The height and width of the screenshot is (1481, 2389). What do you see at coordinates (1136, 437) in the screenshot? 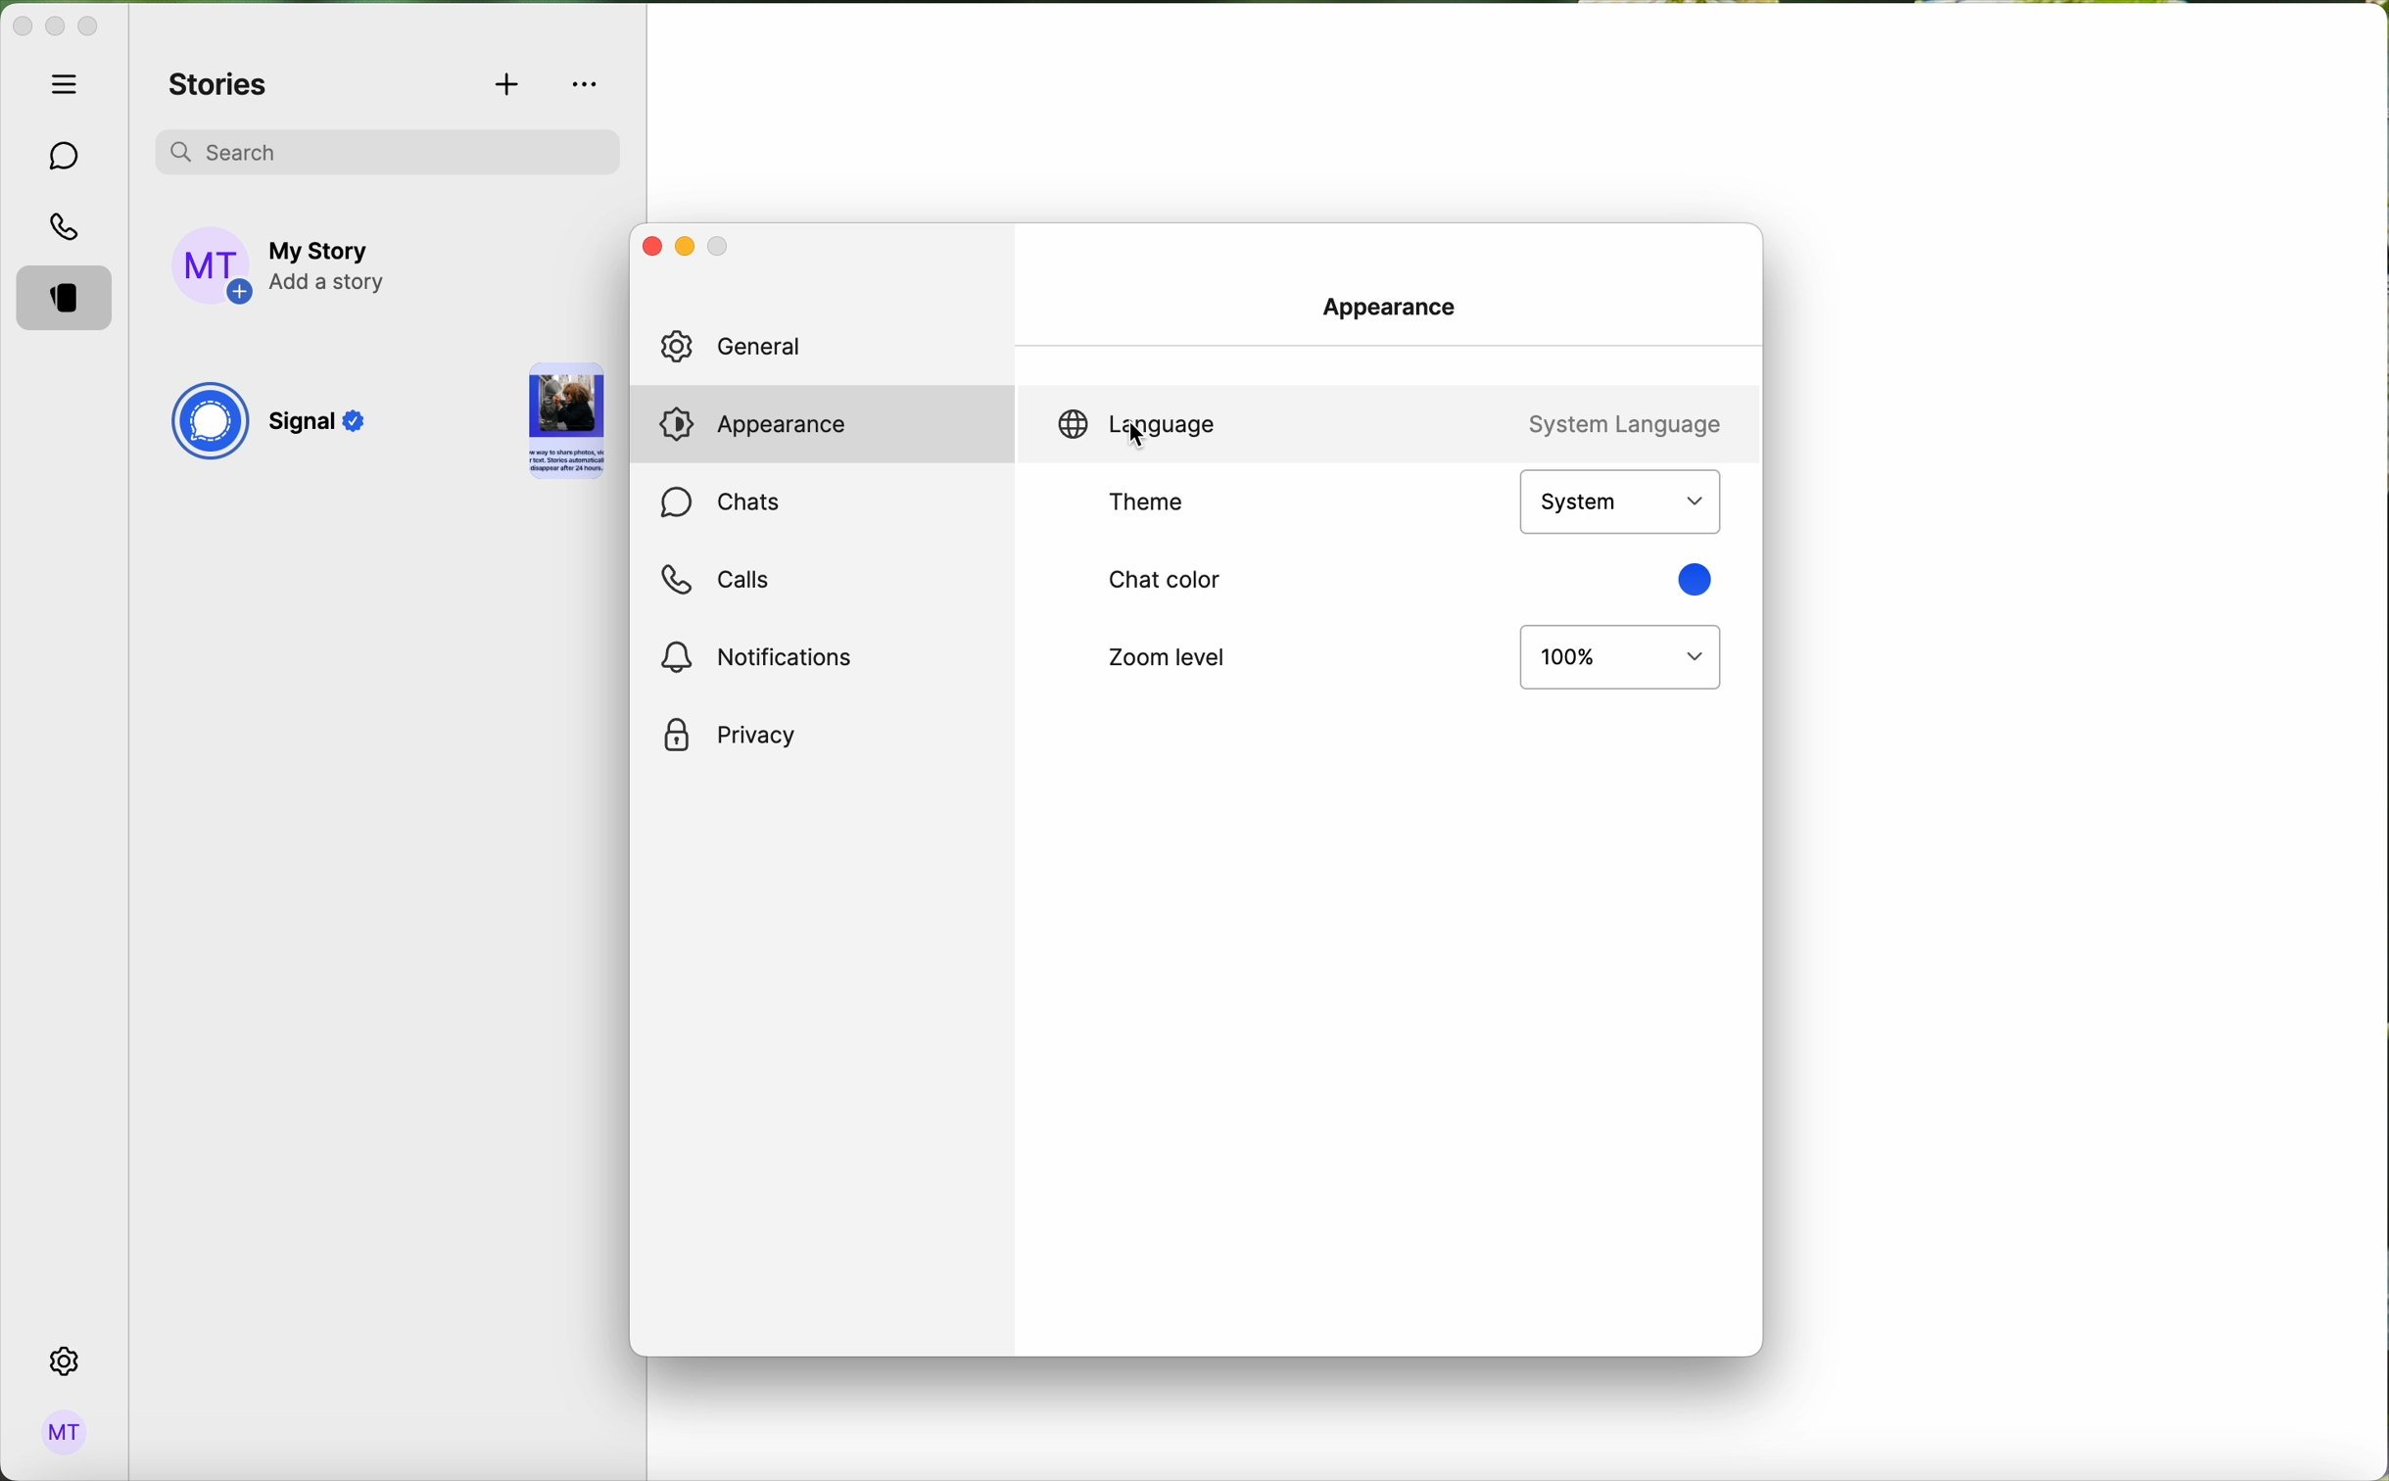
I see `cursor` at bounding box center [1136, 437].